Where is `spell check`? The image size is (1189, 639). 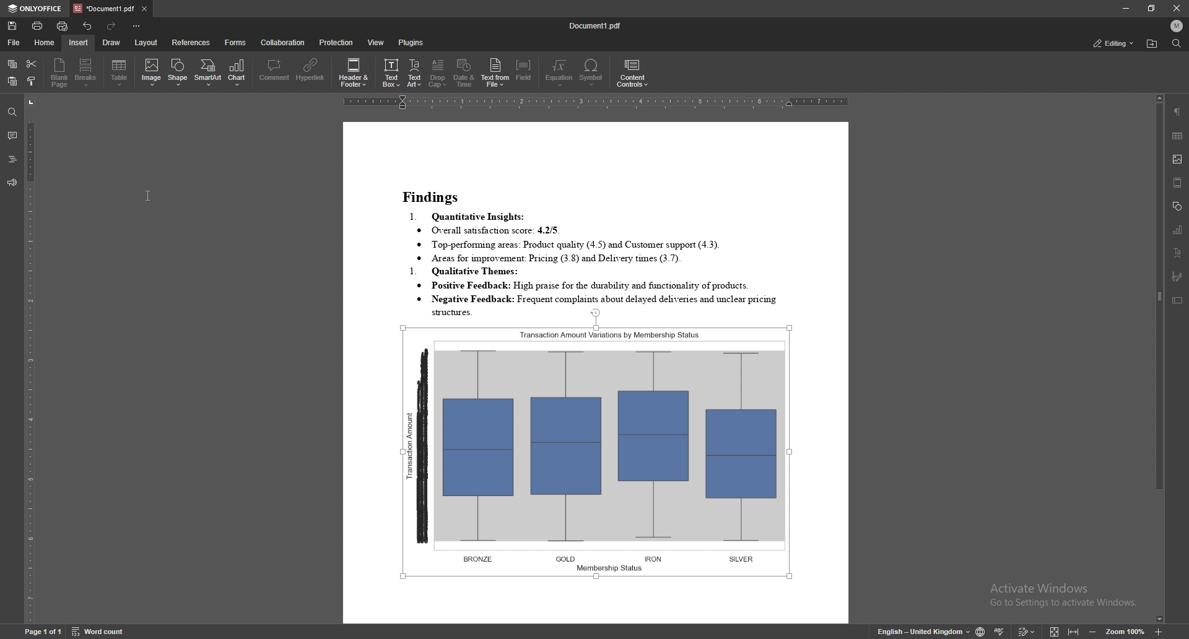
spell check is located at coordinates (1000, 632).